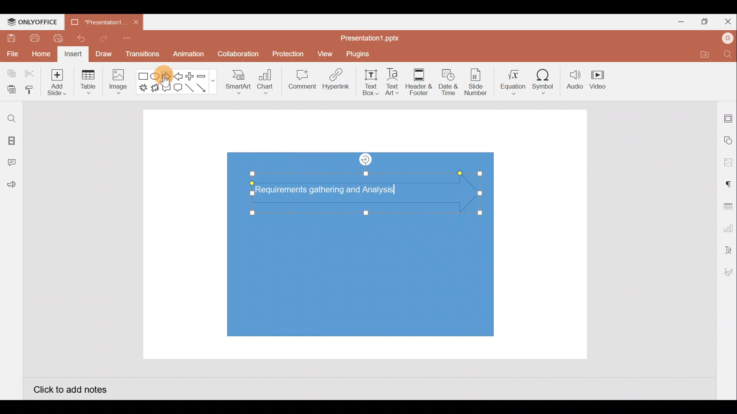 The height and width of the screenshot is (414, 737). Describe the element at coordinates (702, 22) in the screenshot. I see `Maximize` at that location.